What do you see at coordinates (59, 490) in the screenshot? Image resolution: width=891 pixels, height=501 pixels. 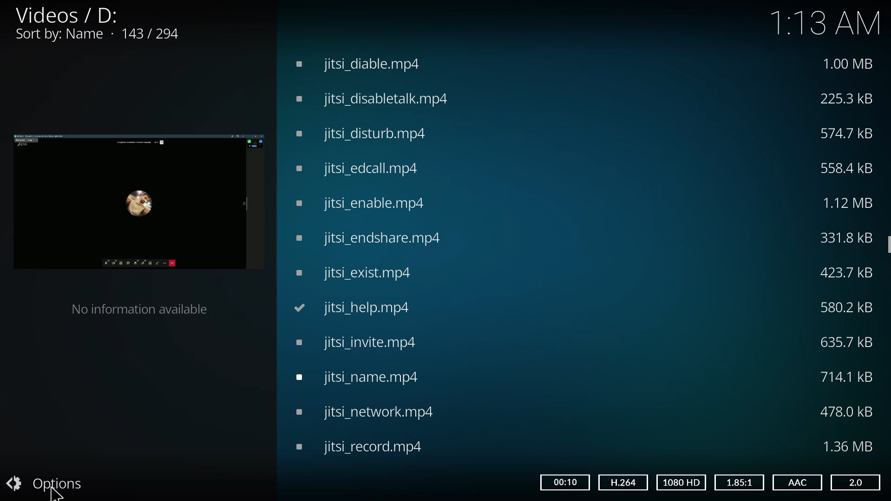 I see `cursor` at bounding box center [59, 490].